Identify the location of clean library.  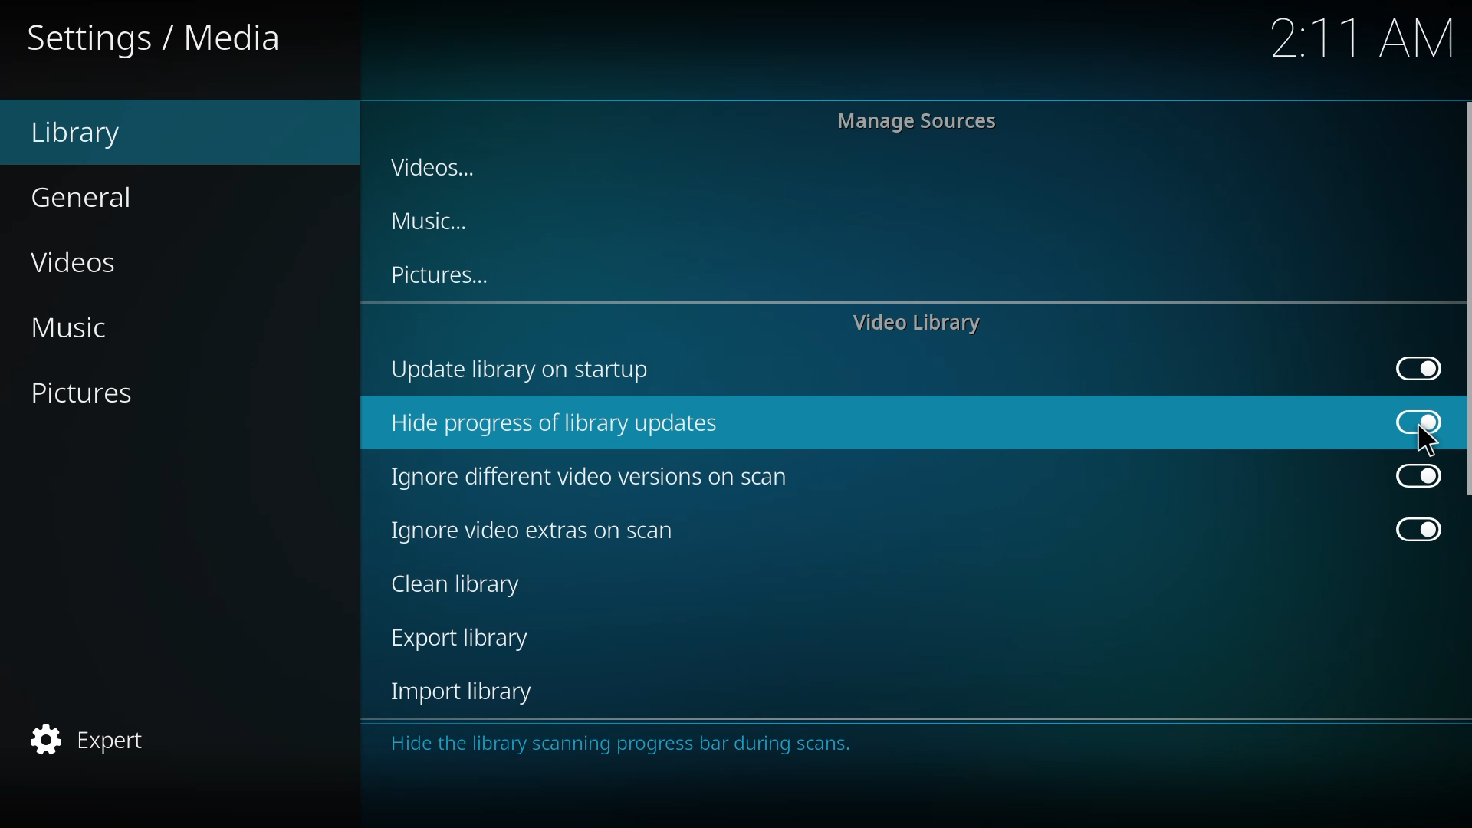
(454, 586).